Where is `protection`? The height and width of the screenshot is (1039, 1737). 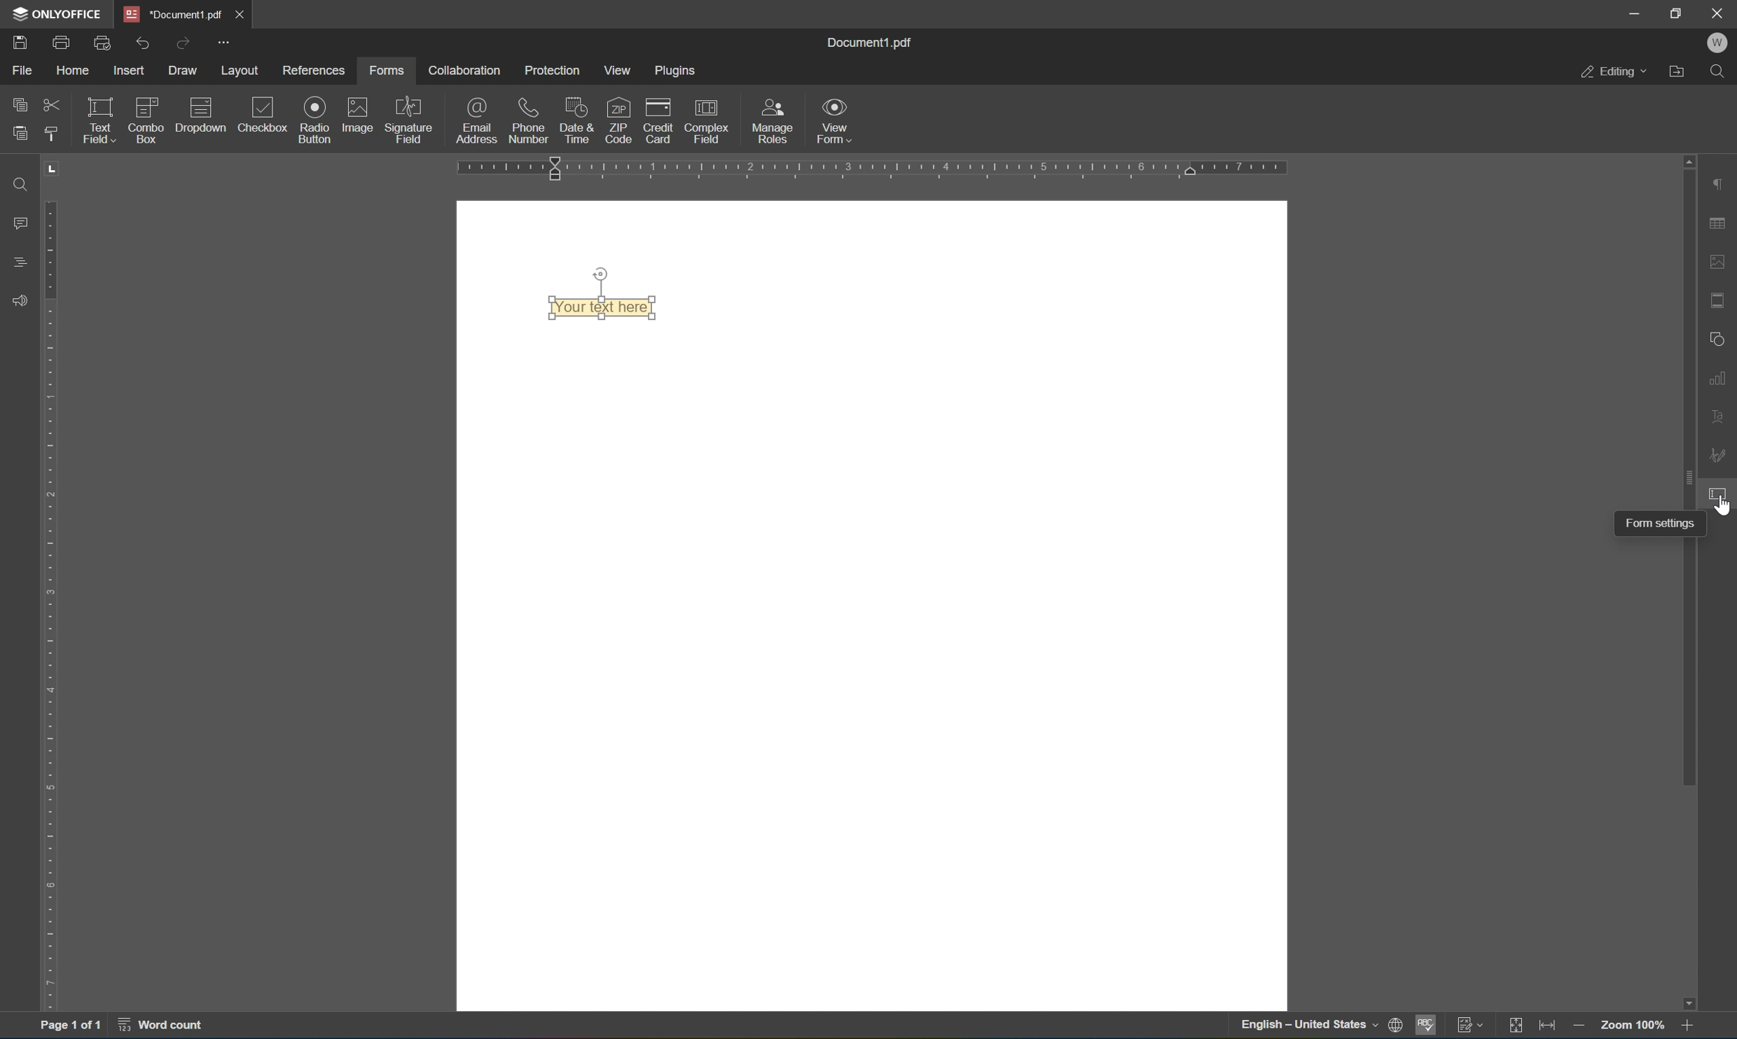
protection is located at coordinates (551, 69).